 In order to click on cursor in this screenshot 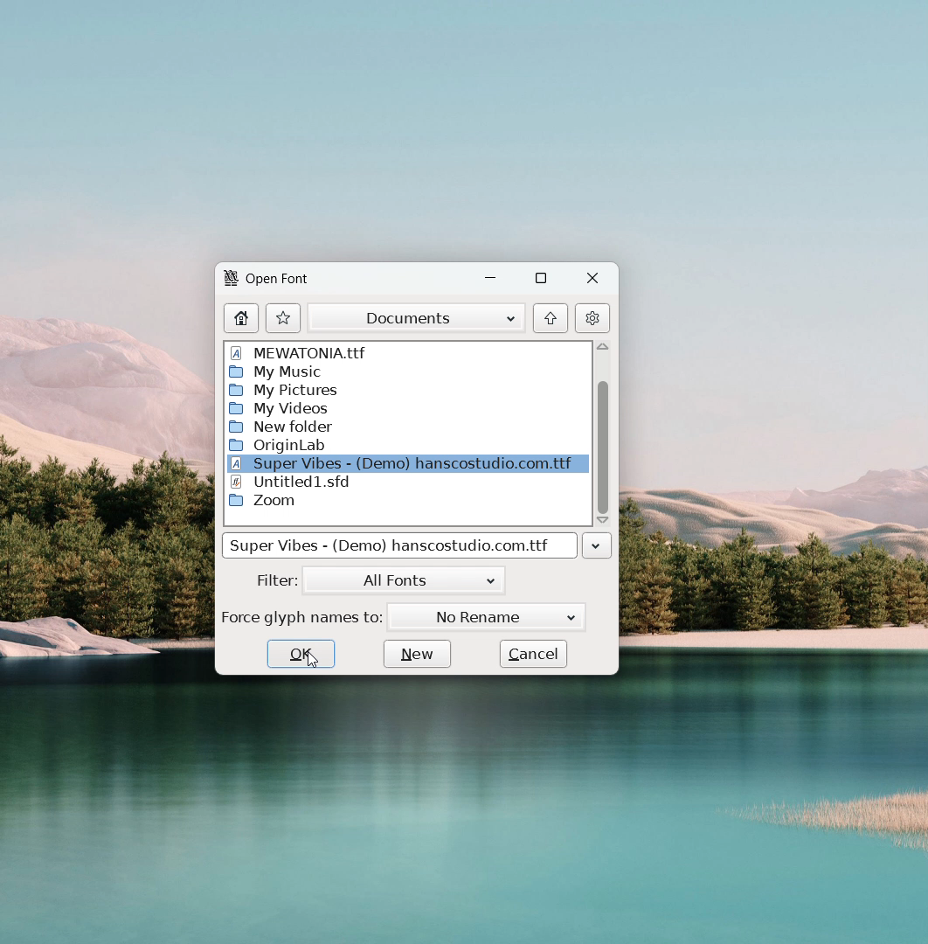, I will do `click(315, 660)`.